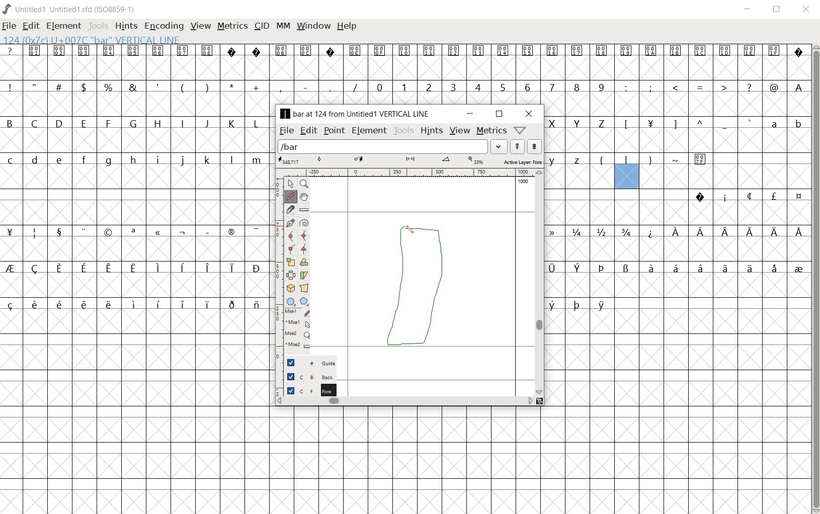  Describe the element at coordinates (304, 185) in the screenshot. I see `Magnify` at that location.